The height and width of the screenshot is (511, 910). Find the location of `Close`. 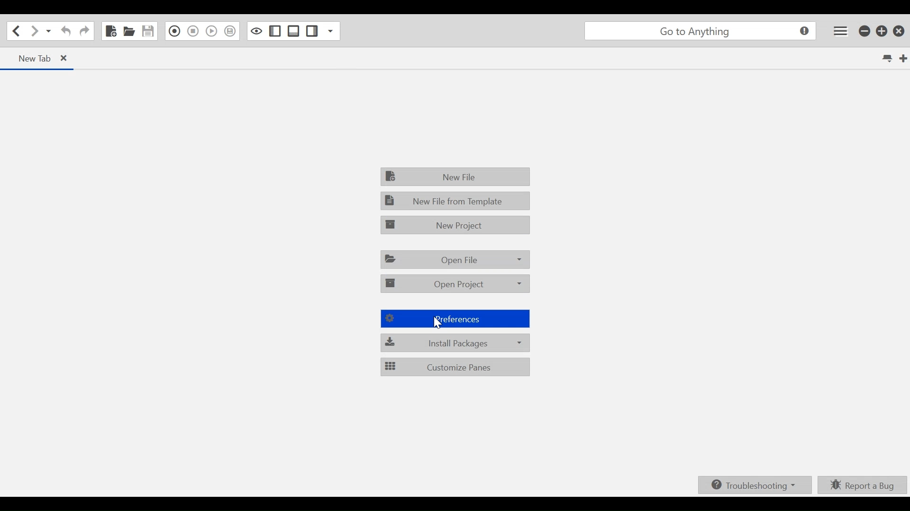

Close is located at coordinates (898, 31).